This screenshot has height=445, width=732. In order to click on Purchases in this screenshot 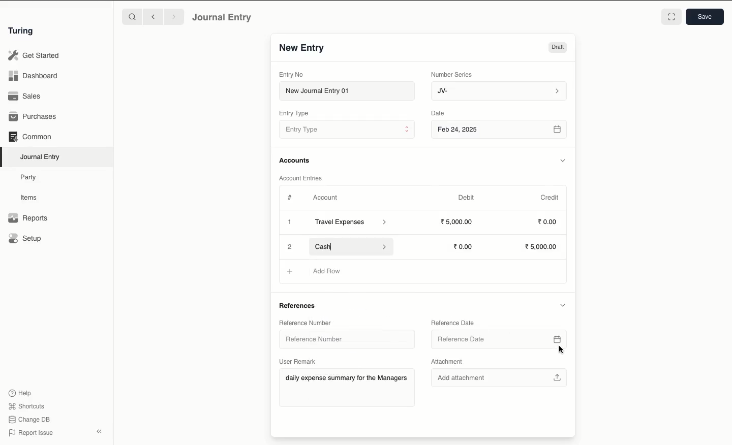, I will do `click(33, 117)`.